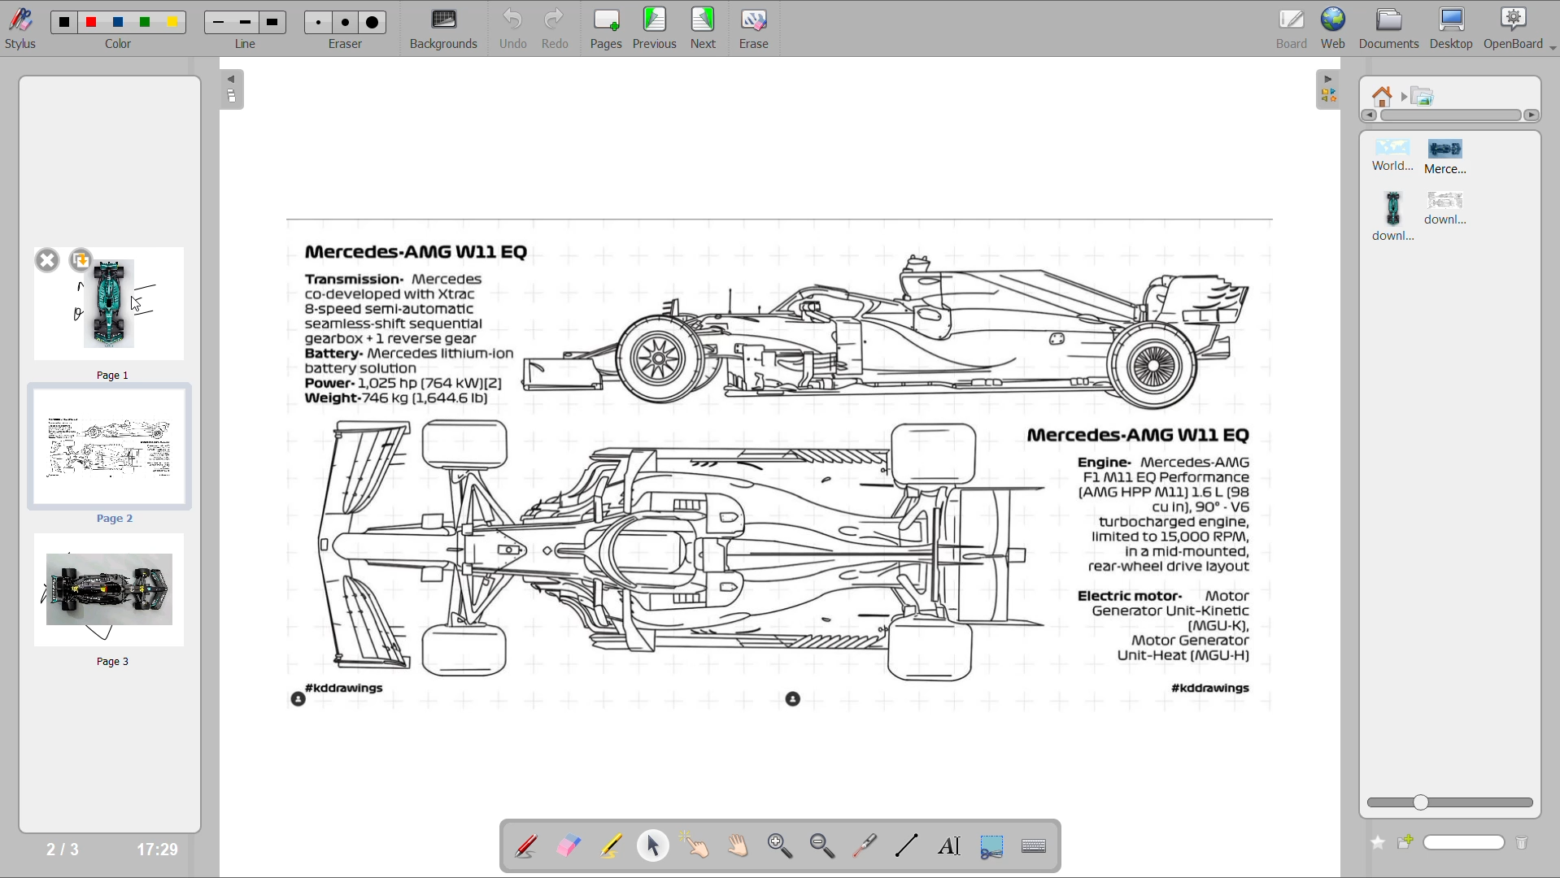 Image resolution: width=1560 pixels, height=878 pixels. What do you see at coordinates (1384, 95) in the screenshot?
I see `root` at bounding box center [1384, 95].